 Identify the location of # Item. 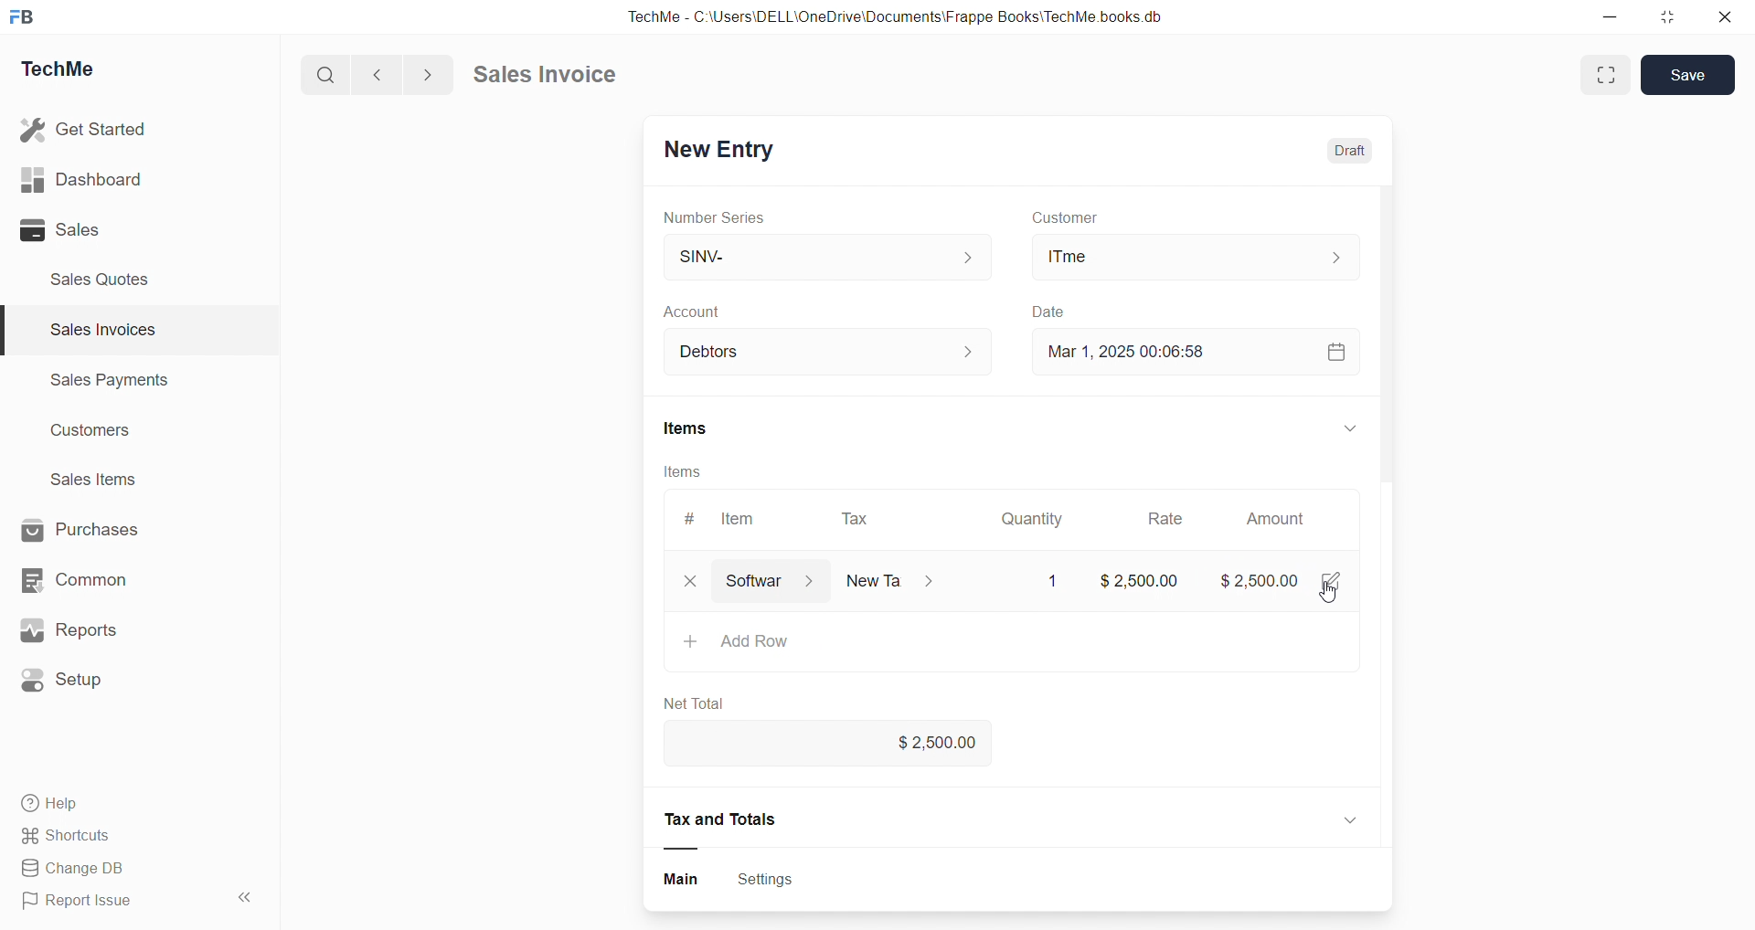
(731, 518).